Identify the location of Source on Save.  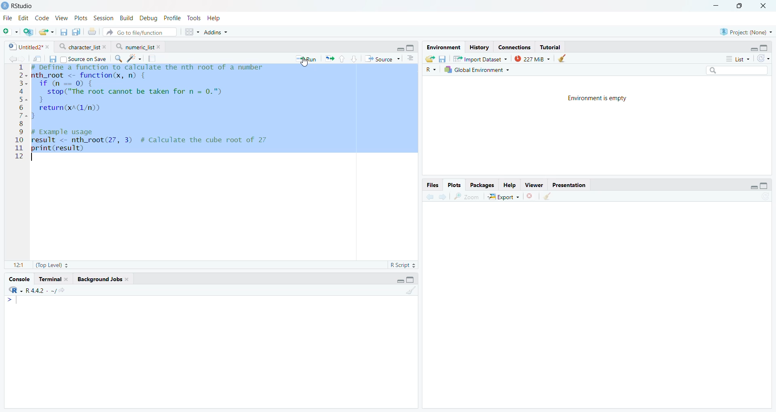
(83, 59).